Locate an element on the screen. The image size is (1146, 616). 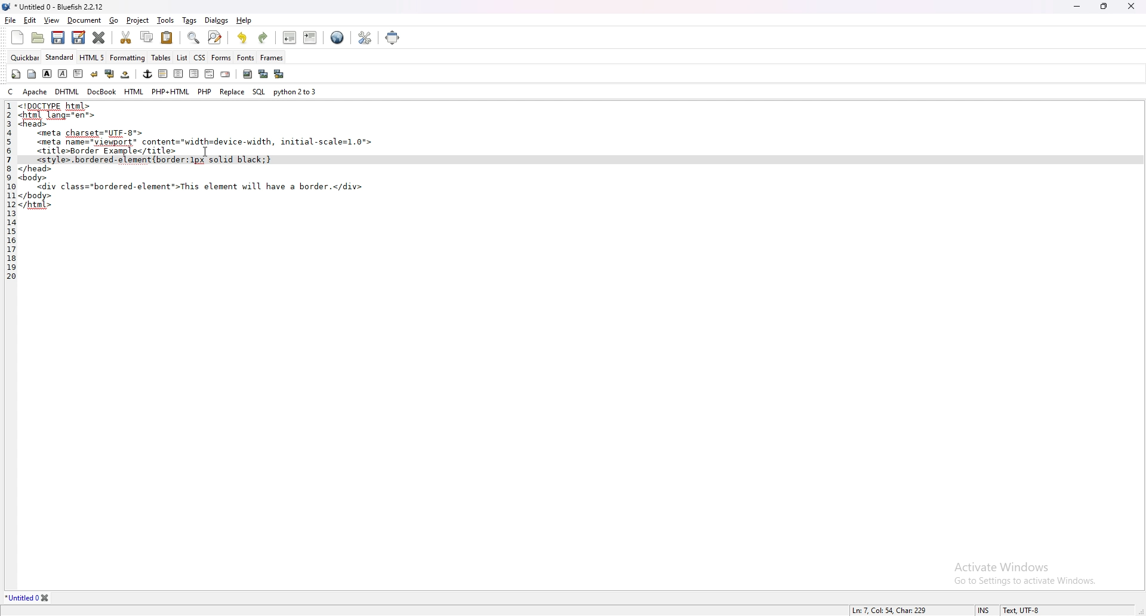
new is located at coordinates (17, 38).